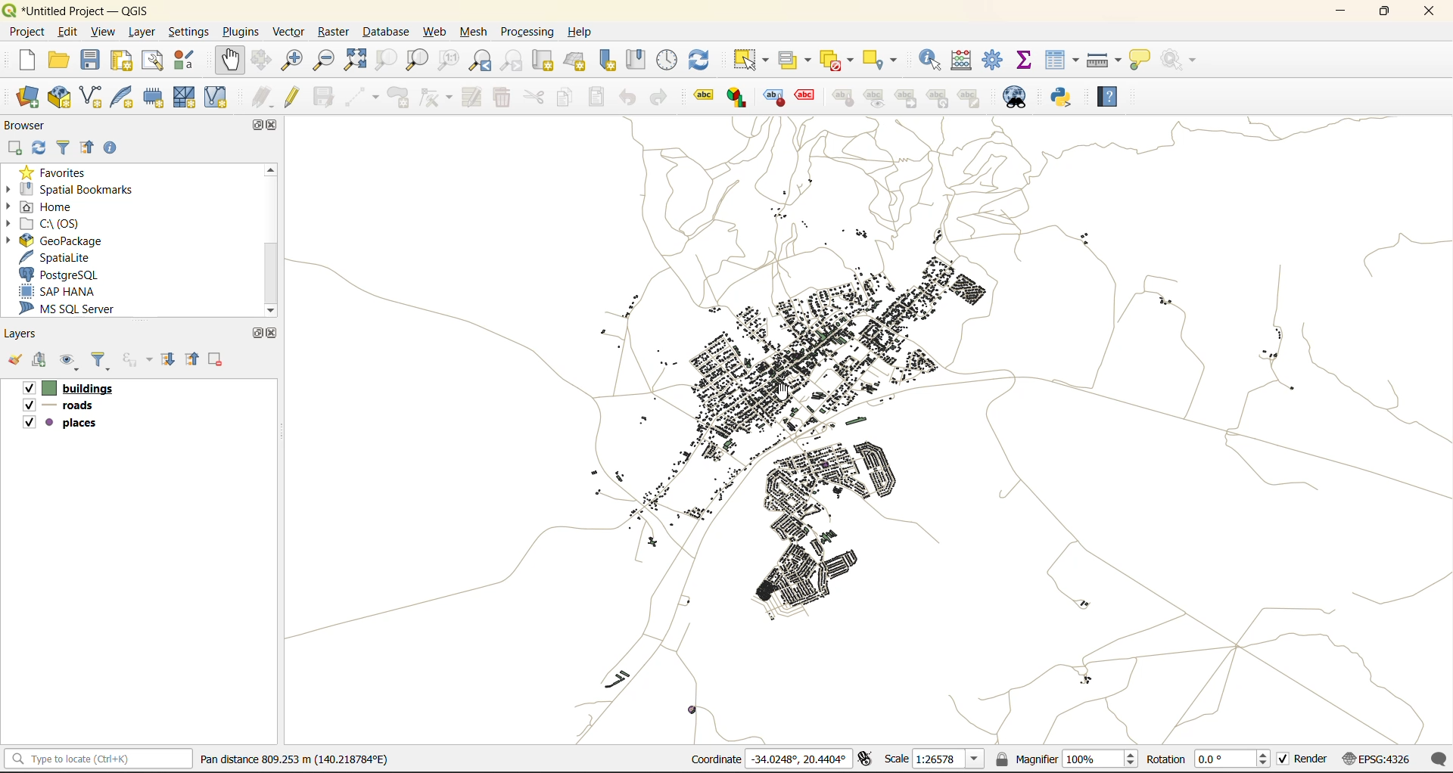 Image resolution: width=1453 pixels, height=773 pixels. What do you see at coordinates (810, 95) in the screenshot?
I see `Effect` at bounding box center [810, 95].